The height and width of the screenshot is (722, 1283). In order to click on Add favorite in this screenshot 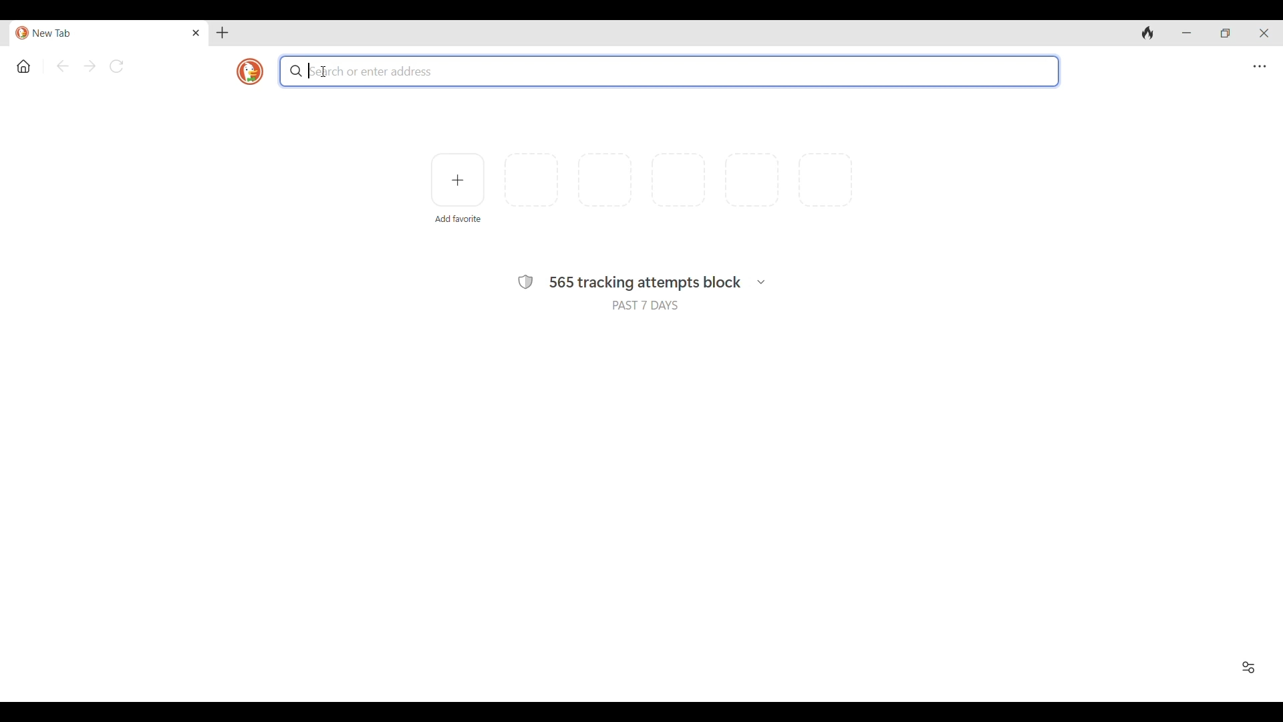, I will do `click(457, 180)`.